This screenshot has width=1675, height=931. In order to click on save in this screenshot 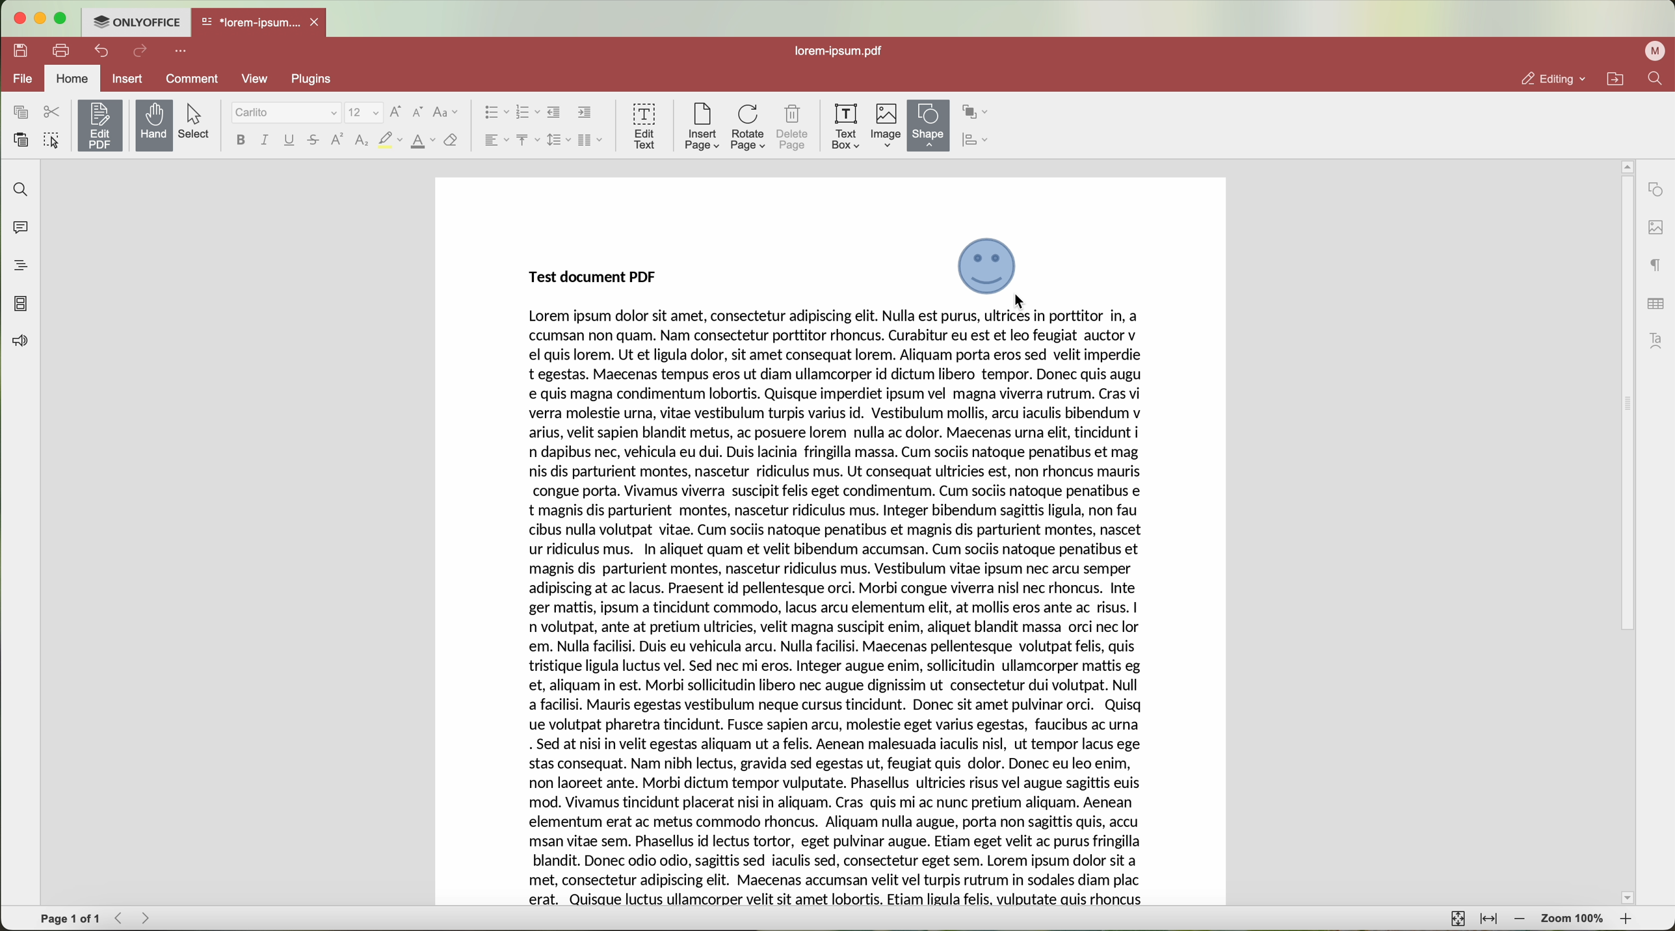, I will do `click(22, 49)`.